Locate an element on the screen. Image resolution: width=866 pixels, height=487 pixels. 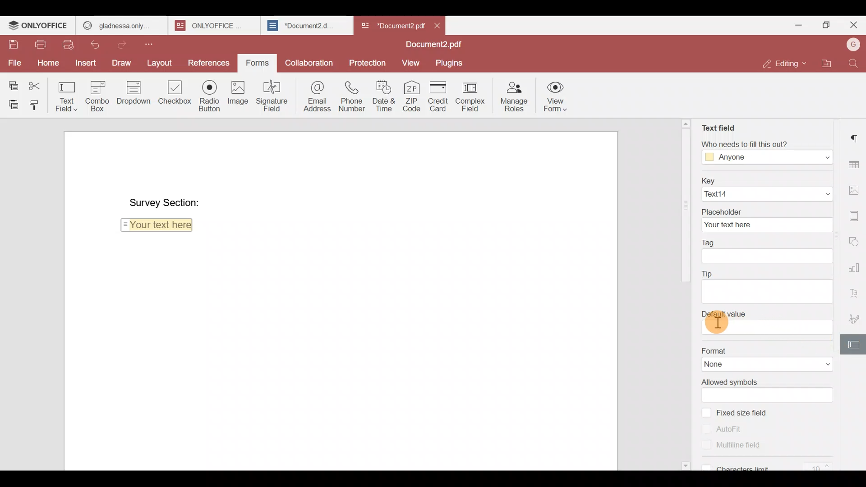
References is located at coordinates (208, 60).